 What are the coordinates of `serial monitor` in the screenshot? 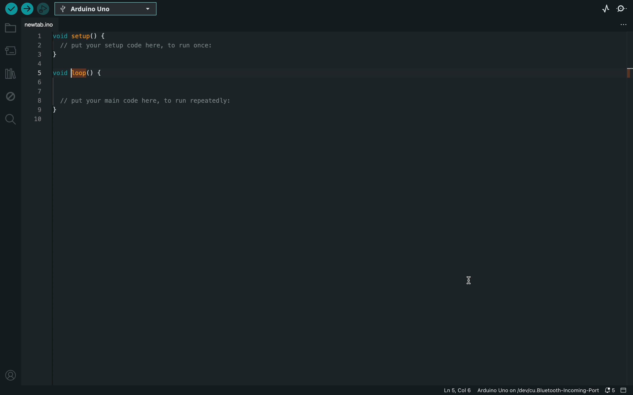 It's located at (623, 8).